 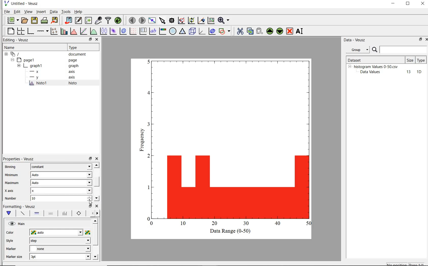 What do you see at coordinates (53, 11) in the screenshot?
I see `Data` at bounding box center [53, 11].